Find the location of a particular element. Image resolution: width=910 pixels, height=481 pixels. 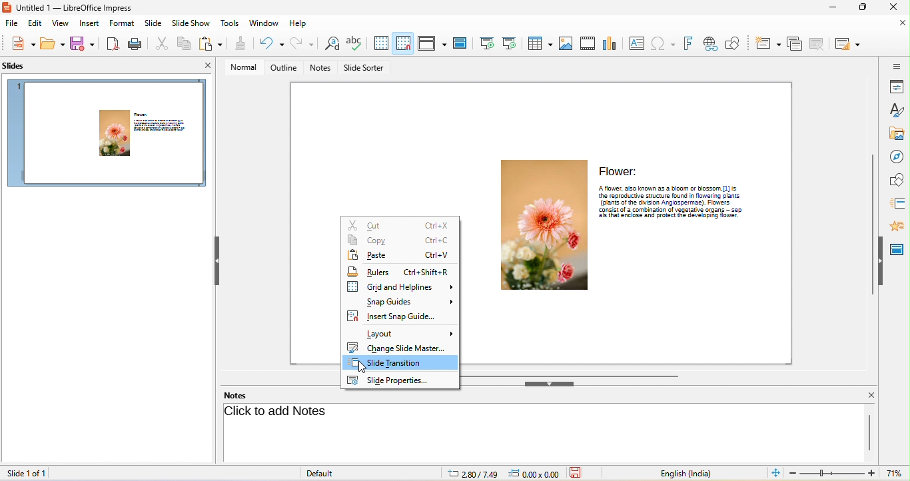

slide is located at coordinates (153, 24).